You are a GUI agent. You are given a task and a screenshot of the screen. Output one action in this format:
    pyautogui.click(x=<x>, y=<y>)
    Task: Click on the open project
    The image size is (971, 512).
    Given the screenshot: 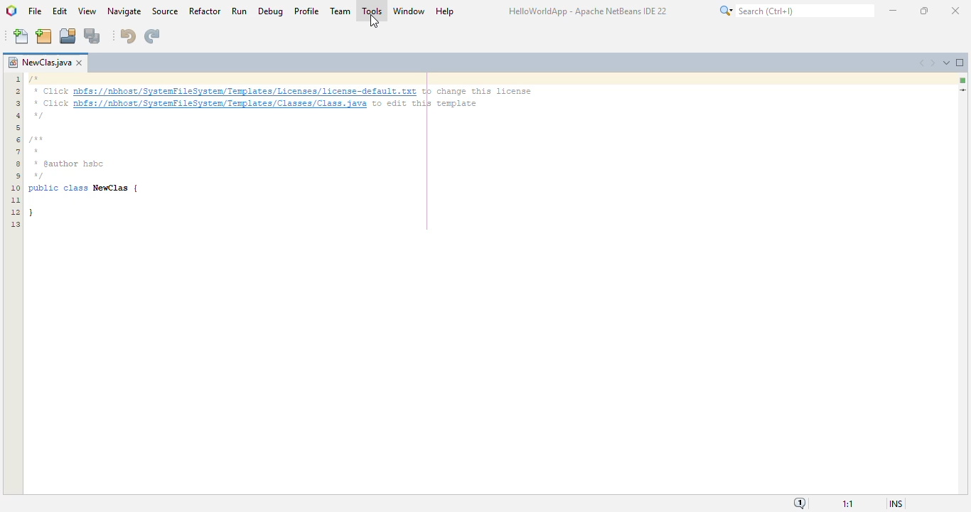 What is the action you would take?
    pyautogui.click(x=68, y=35)
    